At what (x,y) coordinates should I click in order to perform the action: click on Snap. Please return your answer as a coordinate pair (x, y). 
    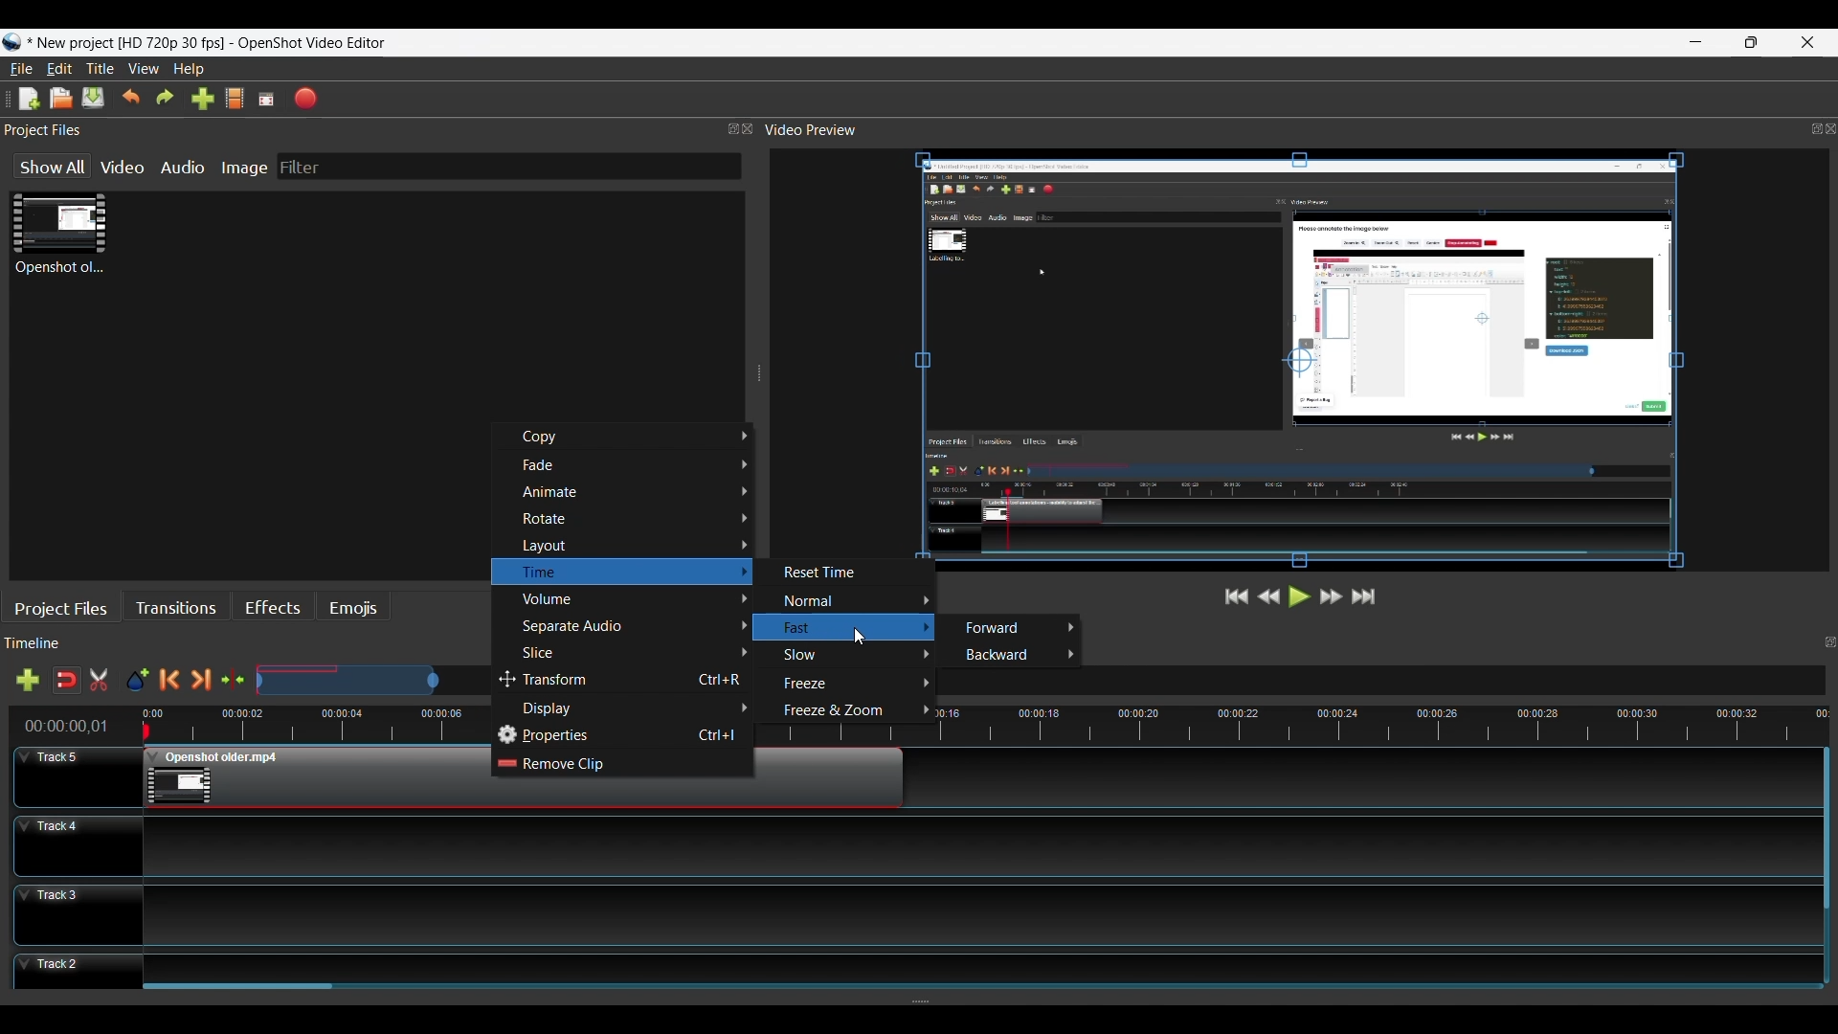
    Looking at the image, I should click on (66, 681).